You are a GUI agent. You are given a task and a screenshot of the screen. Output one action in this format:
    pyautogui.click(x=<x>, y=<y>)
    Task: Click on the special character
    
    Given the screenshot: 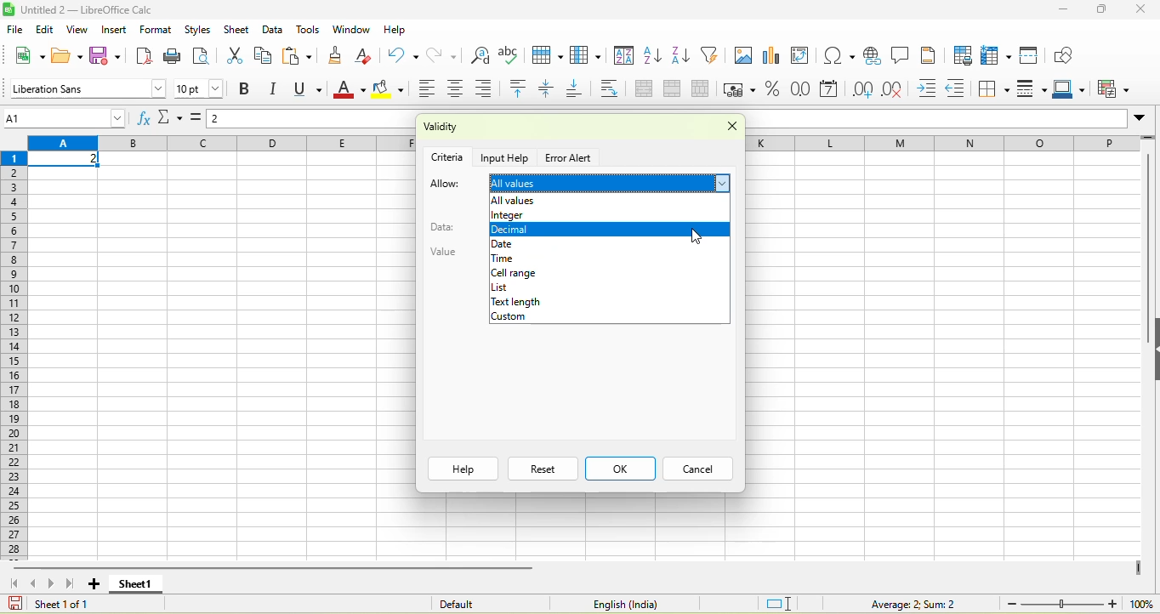 What is the action you would take?
    pyautogui.click(x=836, y=55)
    